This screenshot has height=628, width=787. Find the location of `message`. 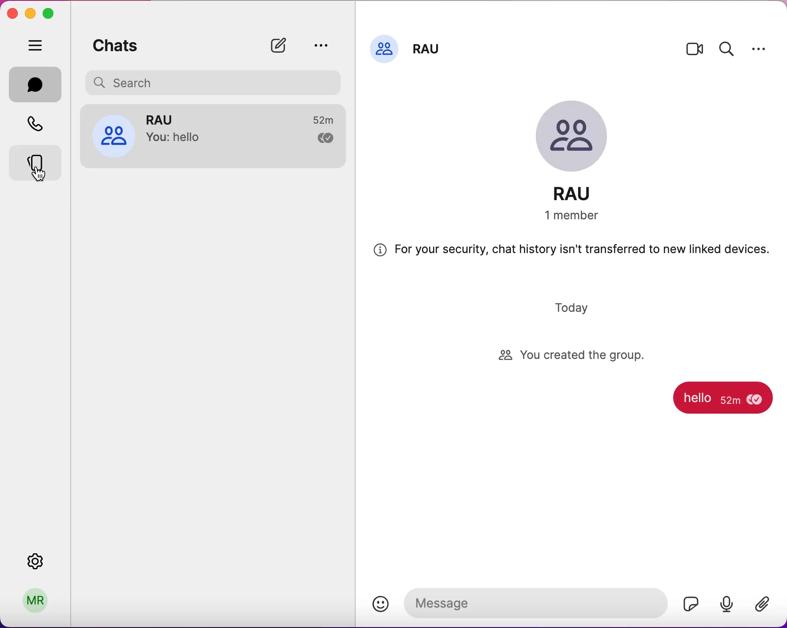

message is located at coordinates (534, 603).